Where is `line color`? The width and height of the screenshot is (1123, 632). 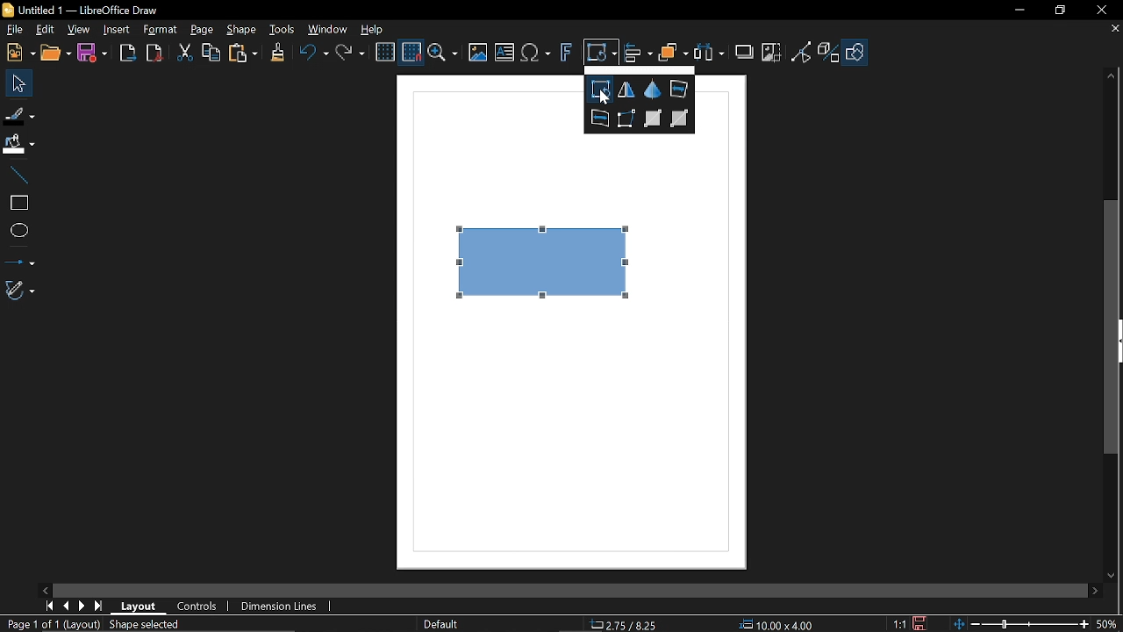 line color is located at coordinates (18, 112).